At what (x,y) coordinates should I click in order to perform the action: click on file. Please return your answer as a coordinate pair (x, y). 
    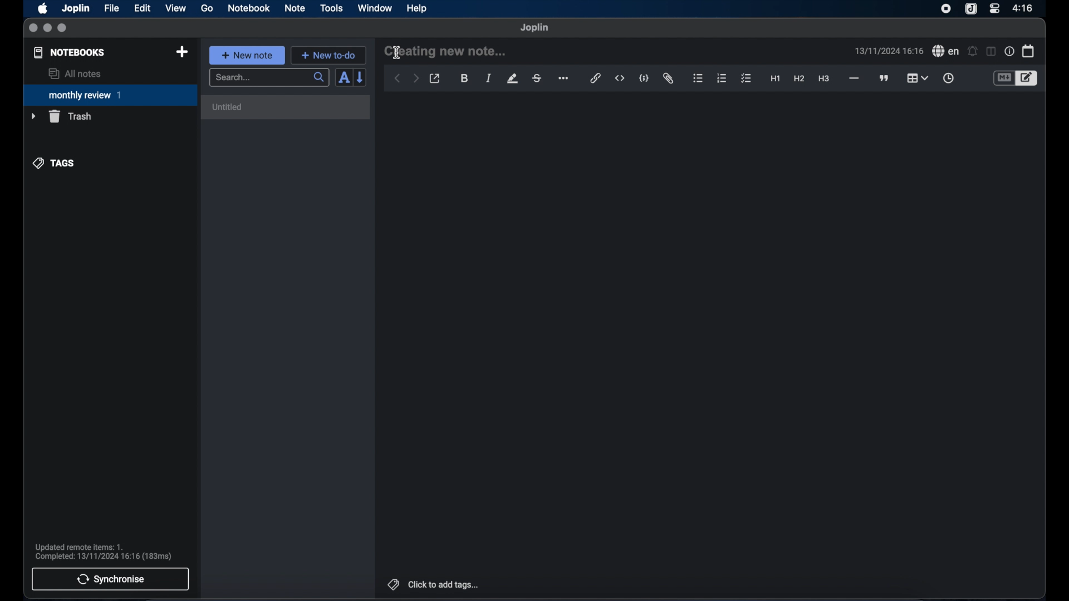
    Looking at the image, I should click on (111, 8).